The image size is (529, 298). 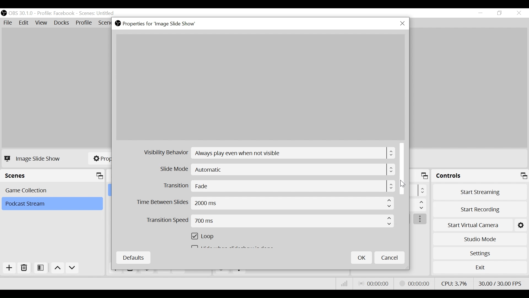 What do you see at coordinates (58, 269) in the screenshot?
I see `Move up` at bounding box center [58, 269].